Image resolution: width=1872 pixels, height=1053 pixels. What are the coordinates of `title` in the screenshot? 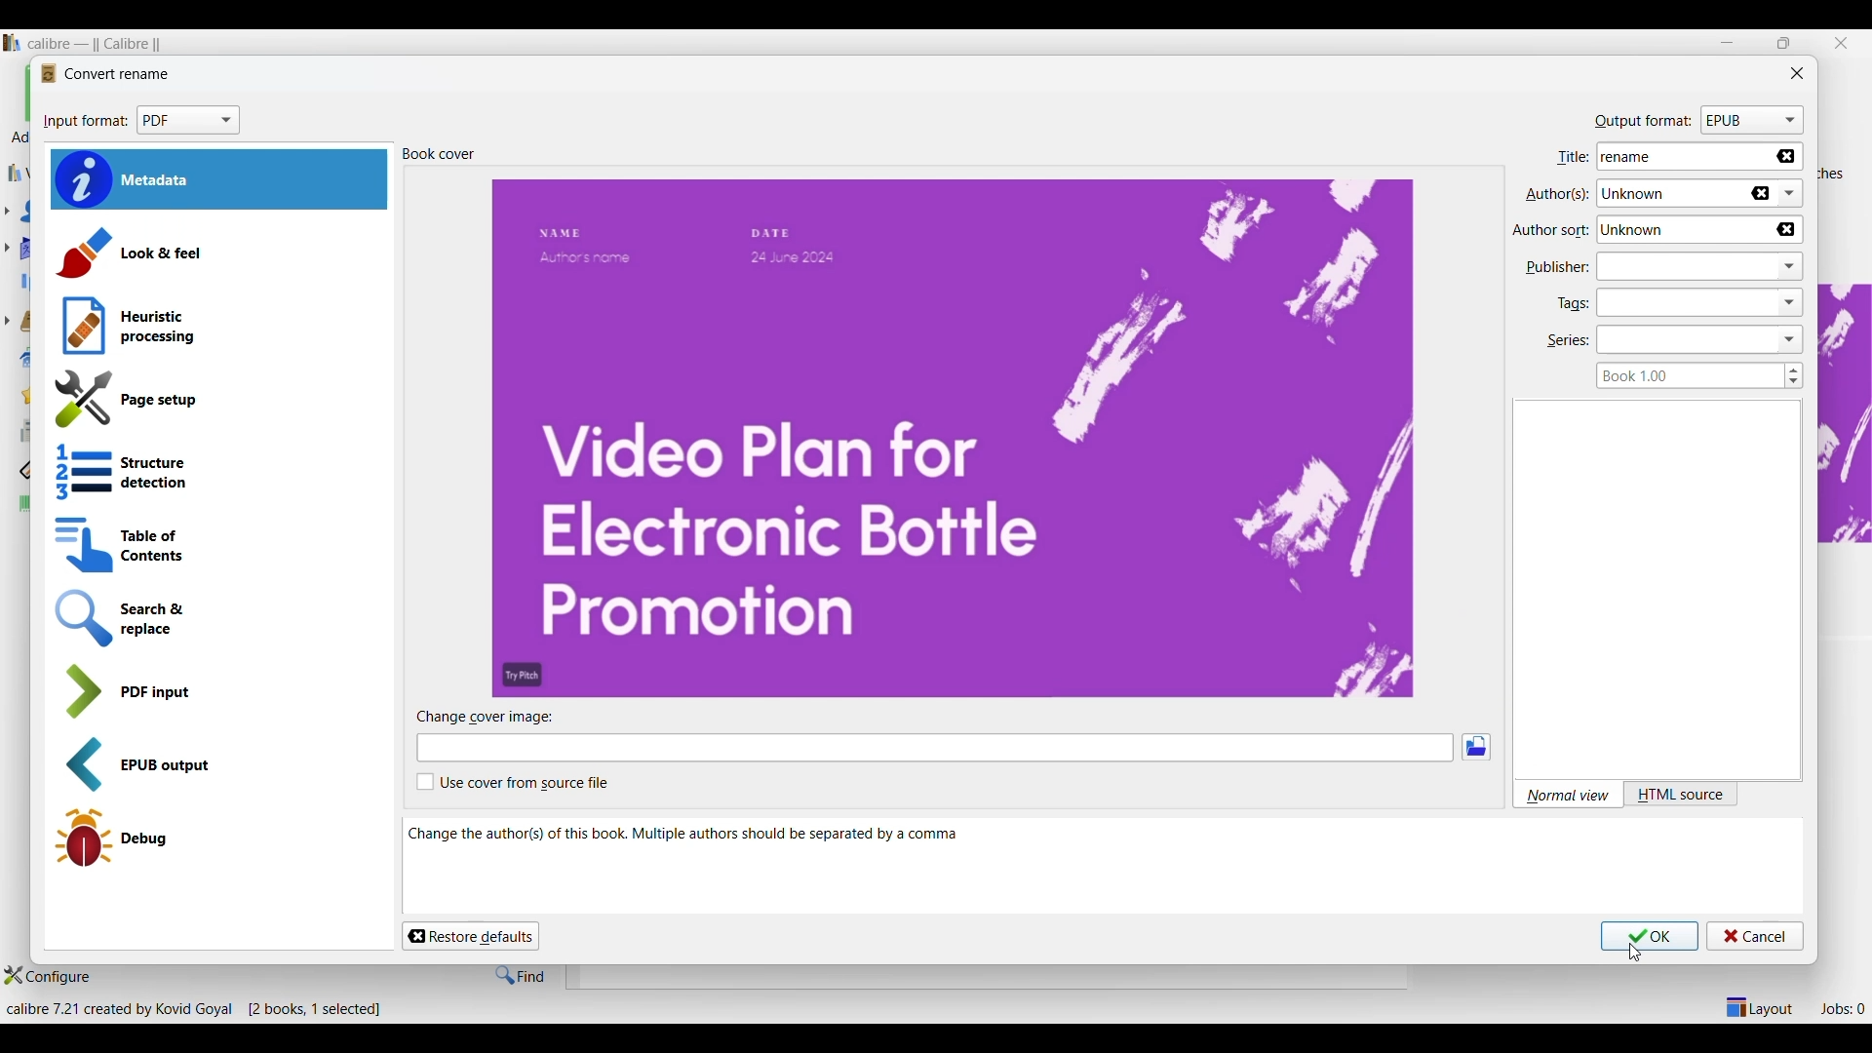 It's located at (1569, 158).